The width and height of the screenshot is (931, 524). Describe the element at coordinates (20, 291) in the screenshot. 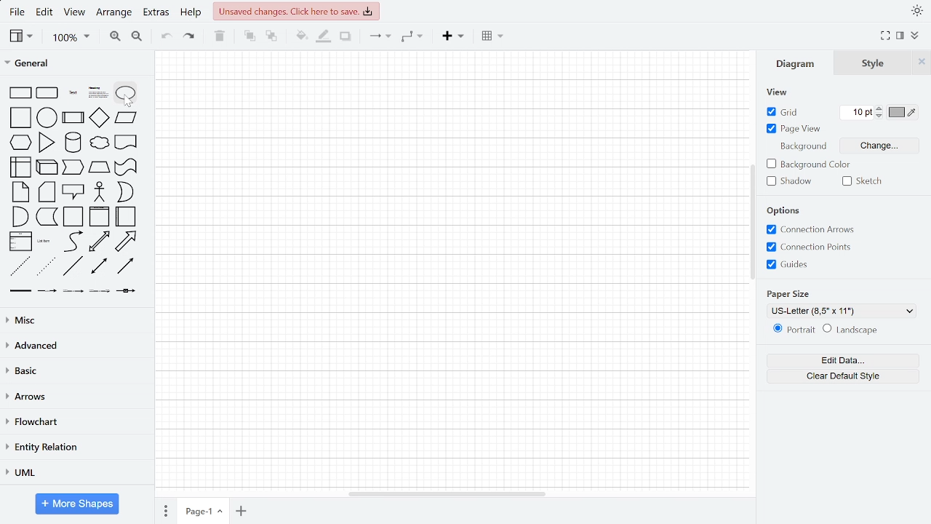

I see `link` at that location.